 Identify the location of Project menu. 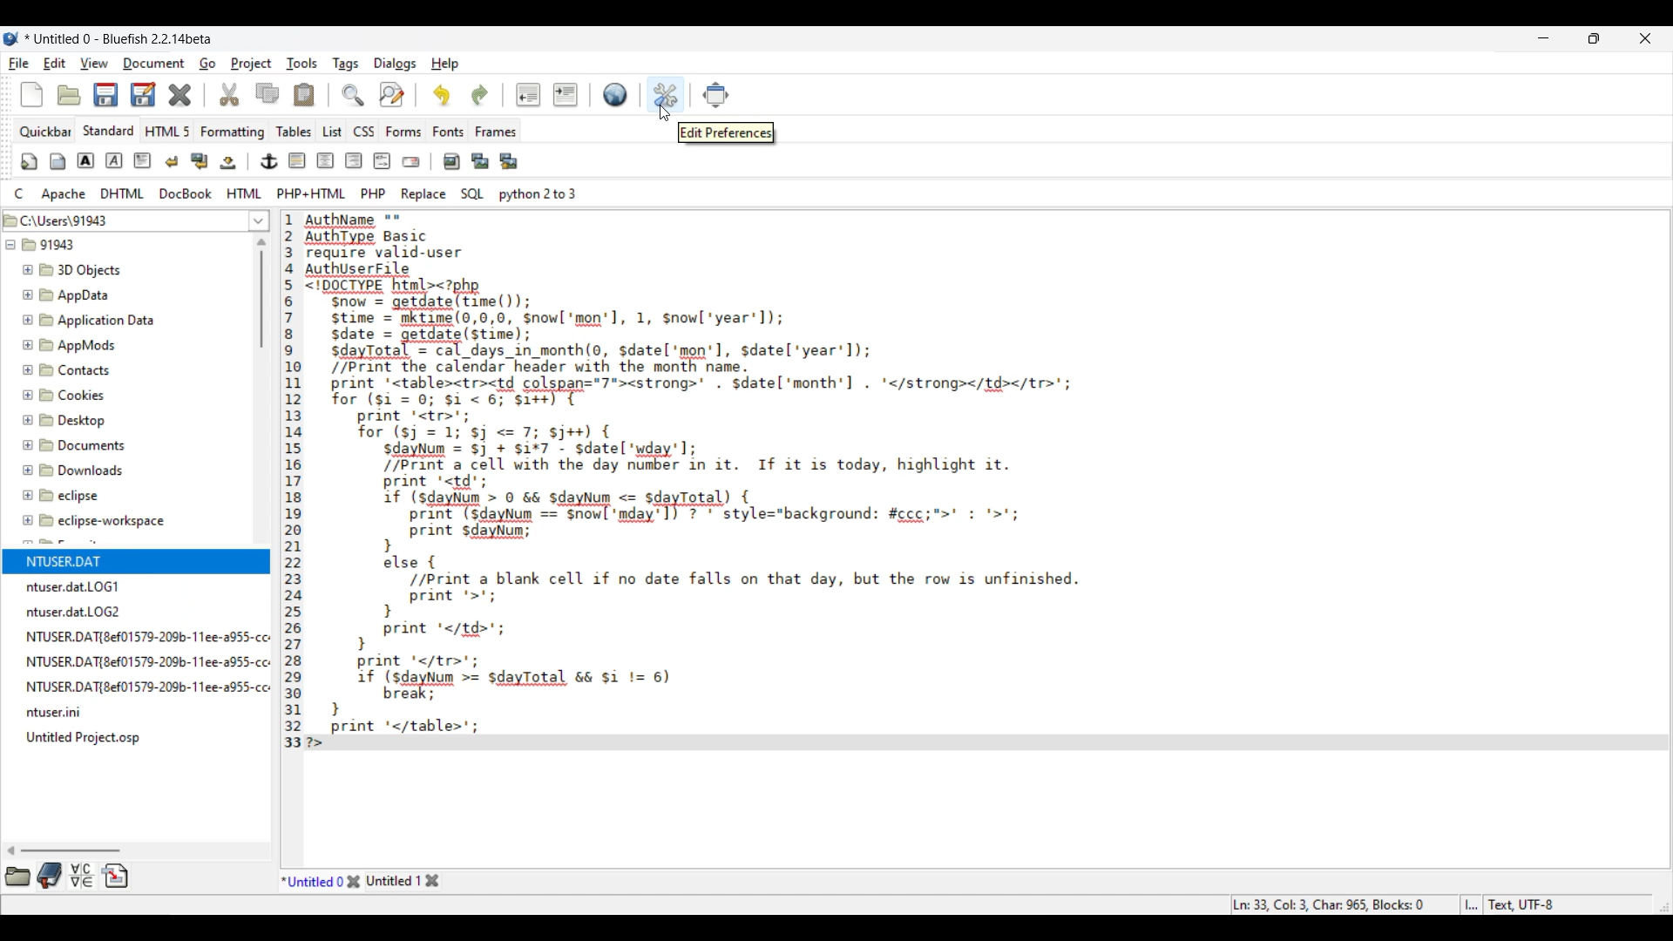
(251, 64).